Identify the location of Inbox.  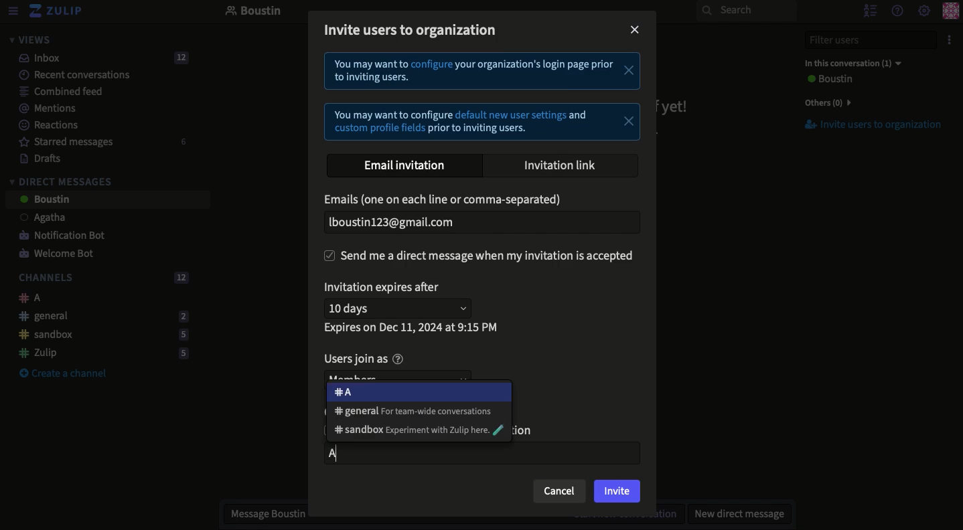
(98, 58).